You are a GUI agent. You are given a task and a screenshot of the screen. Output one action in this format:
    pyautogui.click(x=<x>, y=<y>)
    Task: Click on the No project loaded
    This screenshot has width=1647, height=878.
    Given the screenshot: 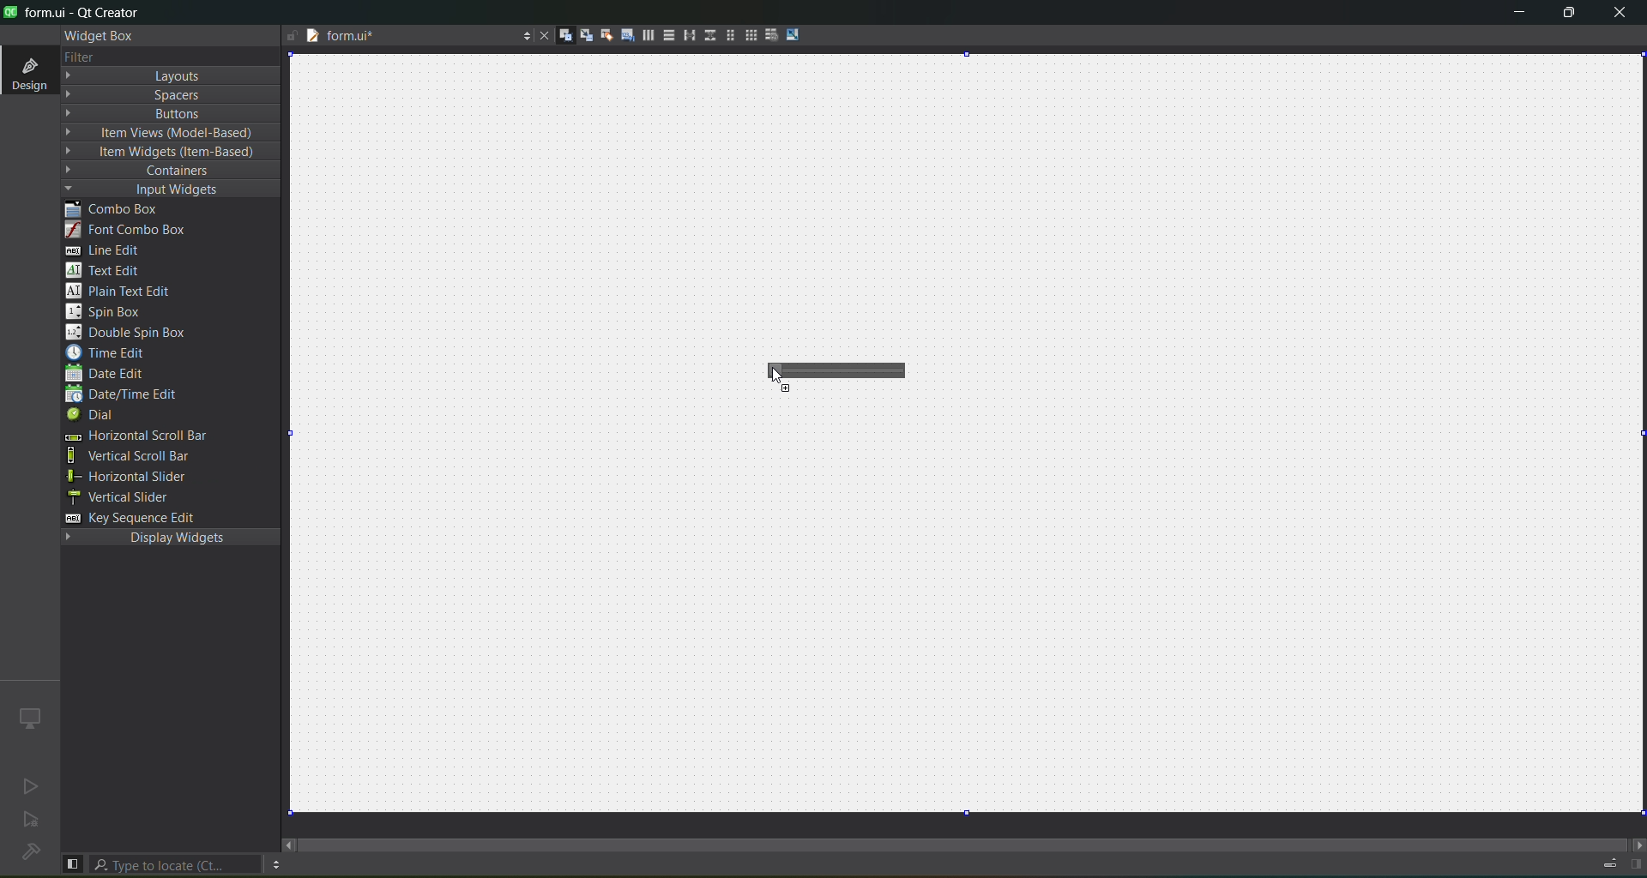 What is the action you would take?
    pyautogui.click(x=29, y=858)
    